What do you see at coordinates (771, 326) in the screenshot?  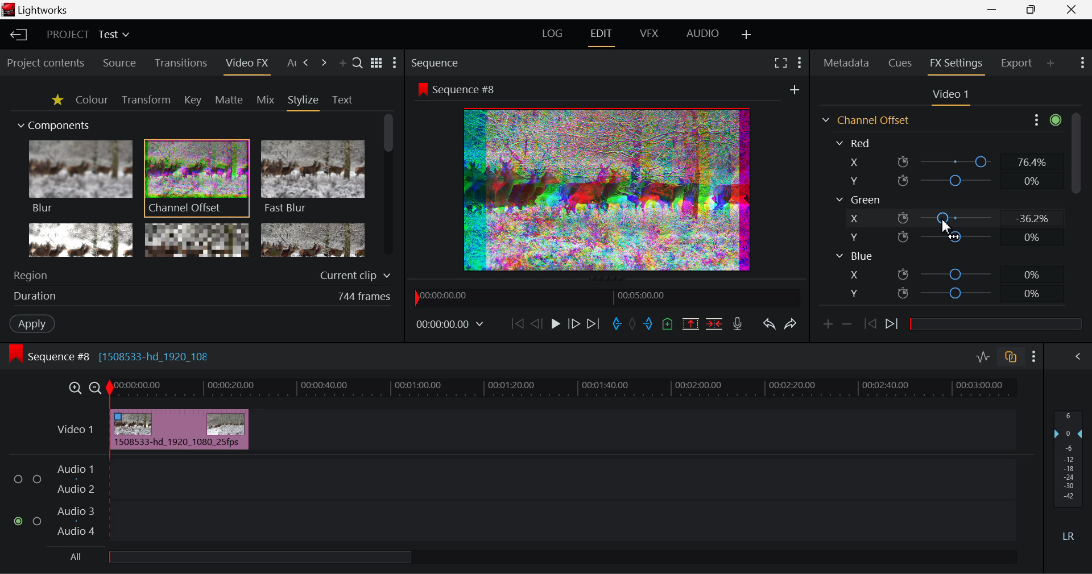 I see `Undo` at bounding box center [771, 326].